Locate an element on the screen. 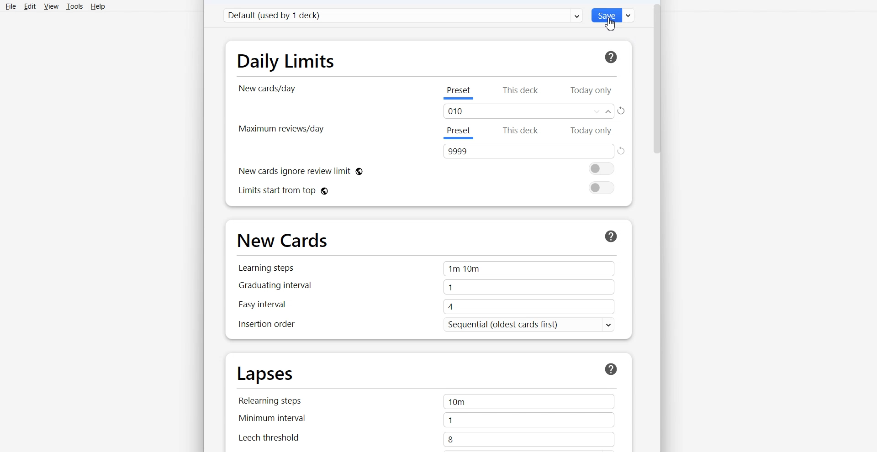  This deck is located at coordinates (522, 90).